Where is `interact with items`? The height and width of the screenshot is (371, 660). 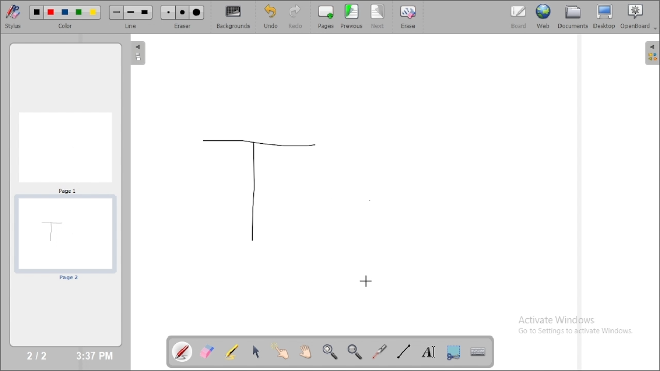
interact with items is located at coordinates (281, 351).